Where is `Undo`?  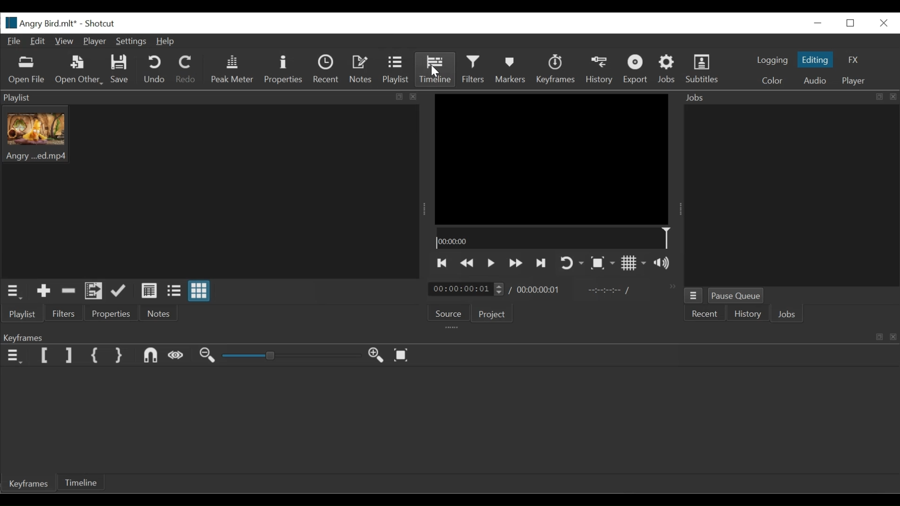
Undo is located at coordinates (154, 70).